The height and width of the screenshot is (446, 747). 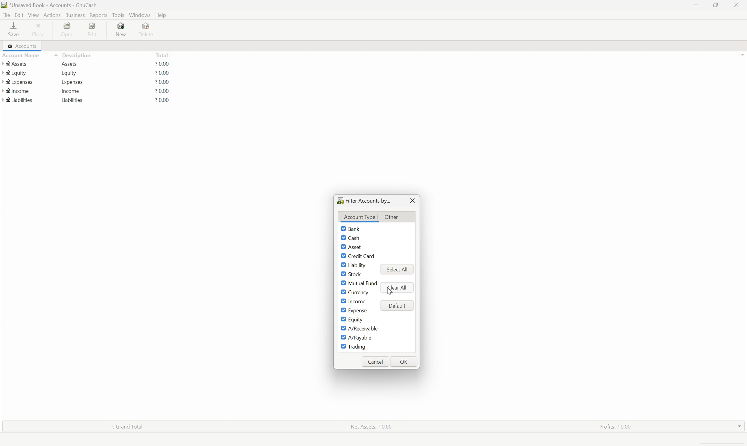 What do you see at coordinates (365, 257) in the screenshot?
I see `Credit Card` at bounding box center [365, 257].